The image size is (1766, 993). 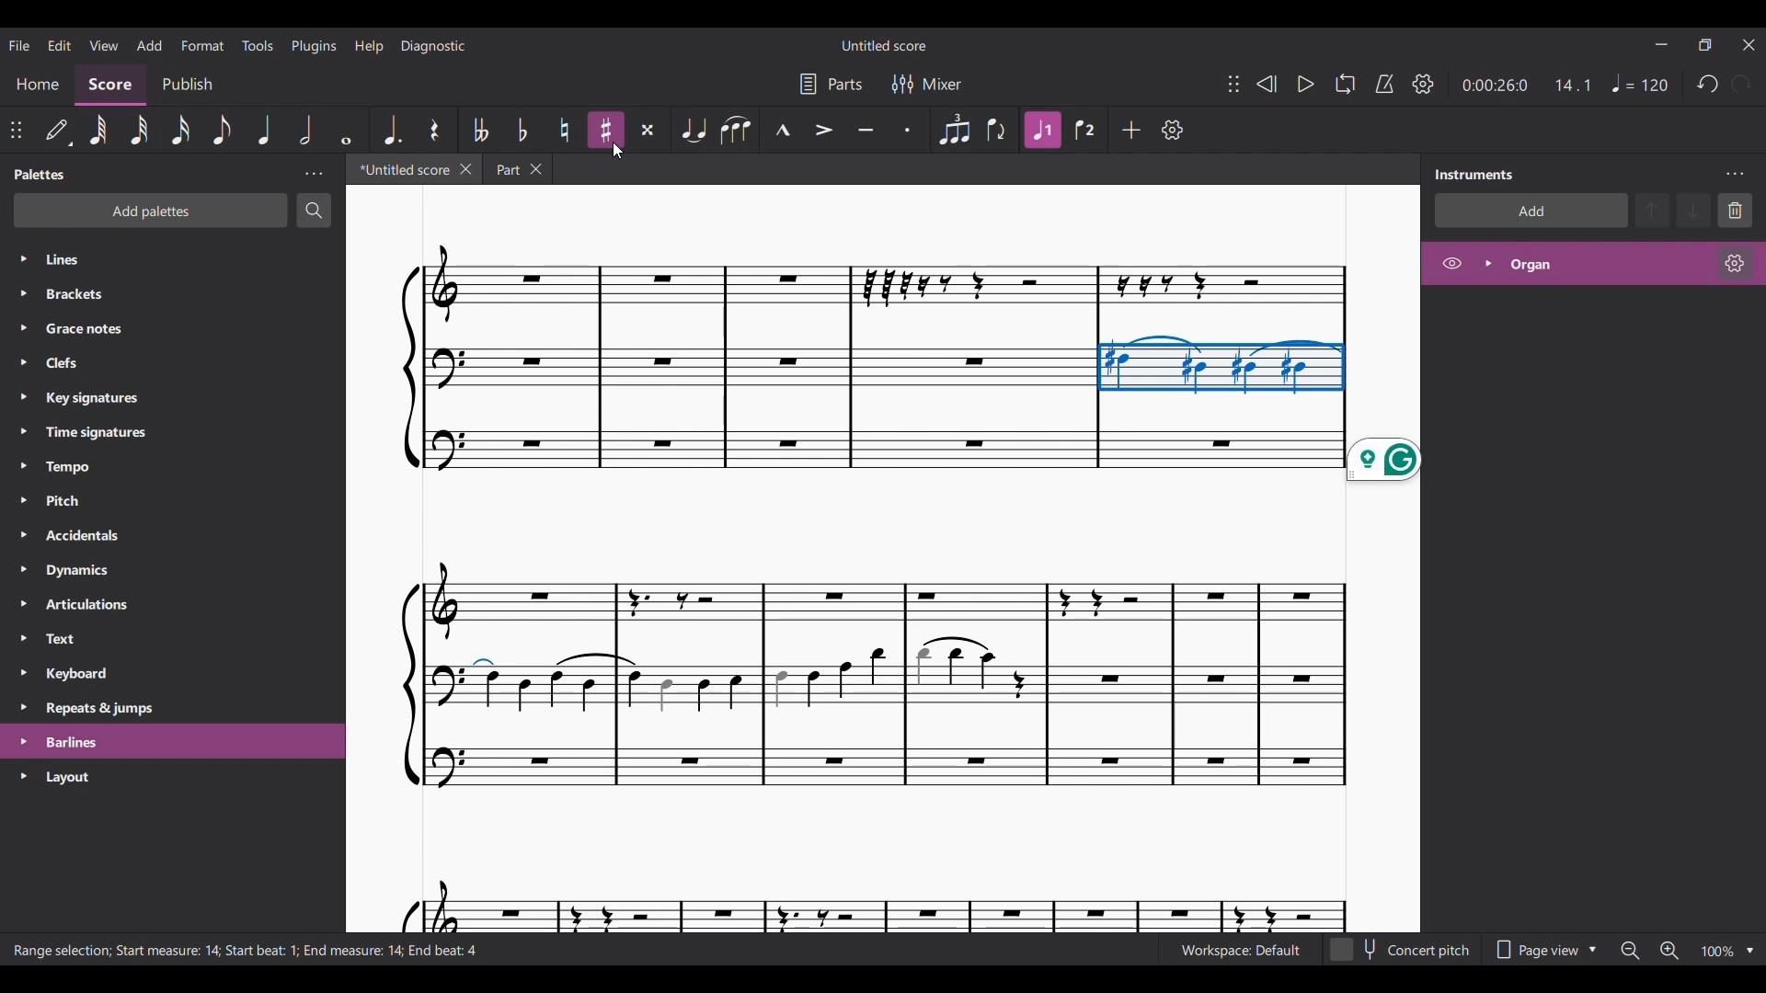 I want to click on Toggle flat, so click(x=522, y=130).